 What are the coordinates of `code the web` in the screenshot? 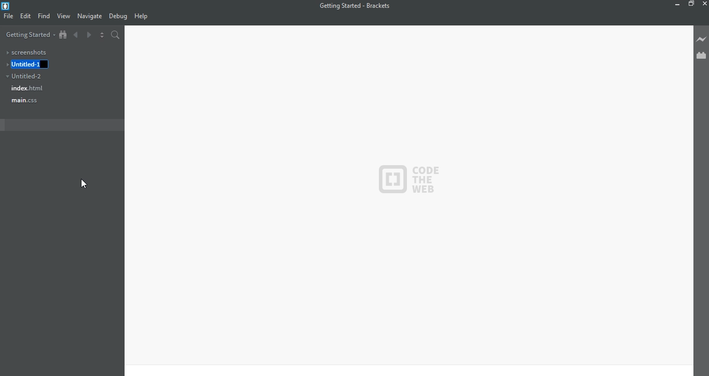 It's located at (410, 179).